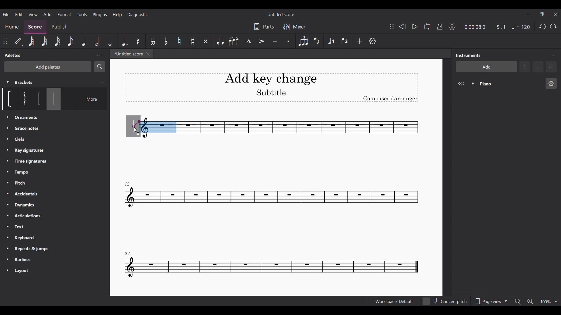 This screenshot has width=561, height=315. What do you see at coordinates (394, 301) in the screenshot?
I see `Workspace: Default` at bounding box center [394, 301].